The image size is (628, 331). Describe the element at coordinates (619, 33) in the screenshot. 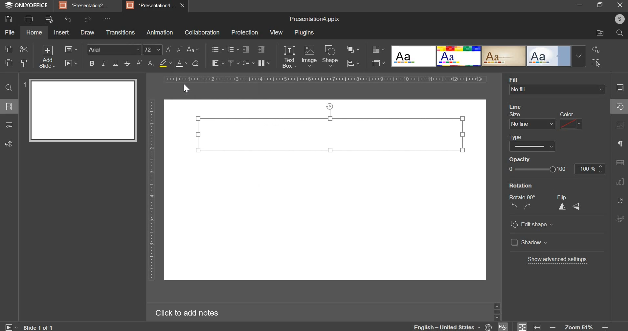

I see `Search` at that location.